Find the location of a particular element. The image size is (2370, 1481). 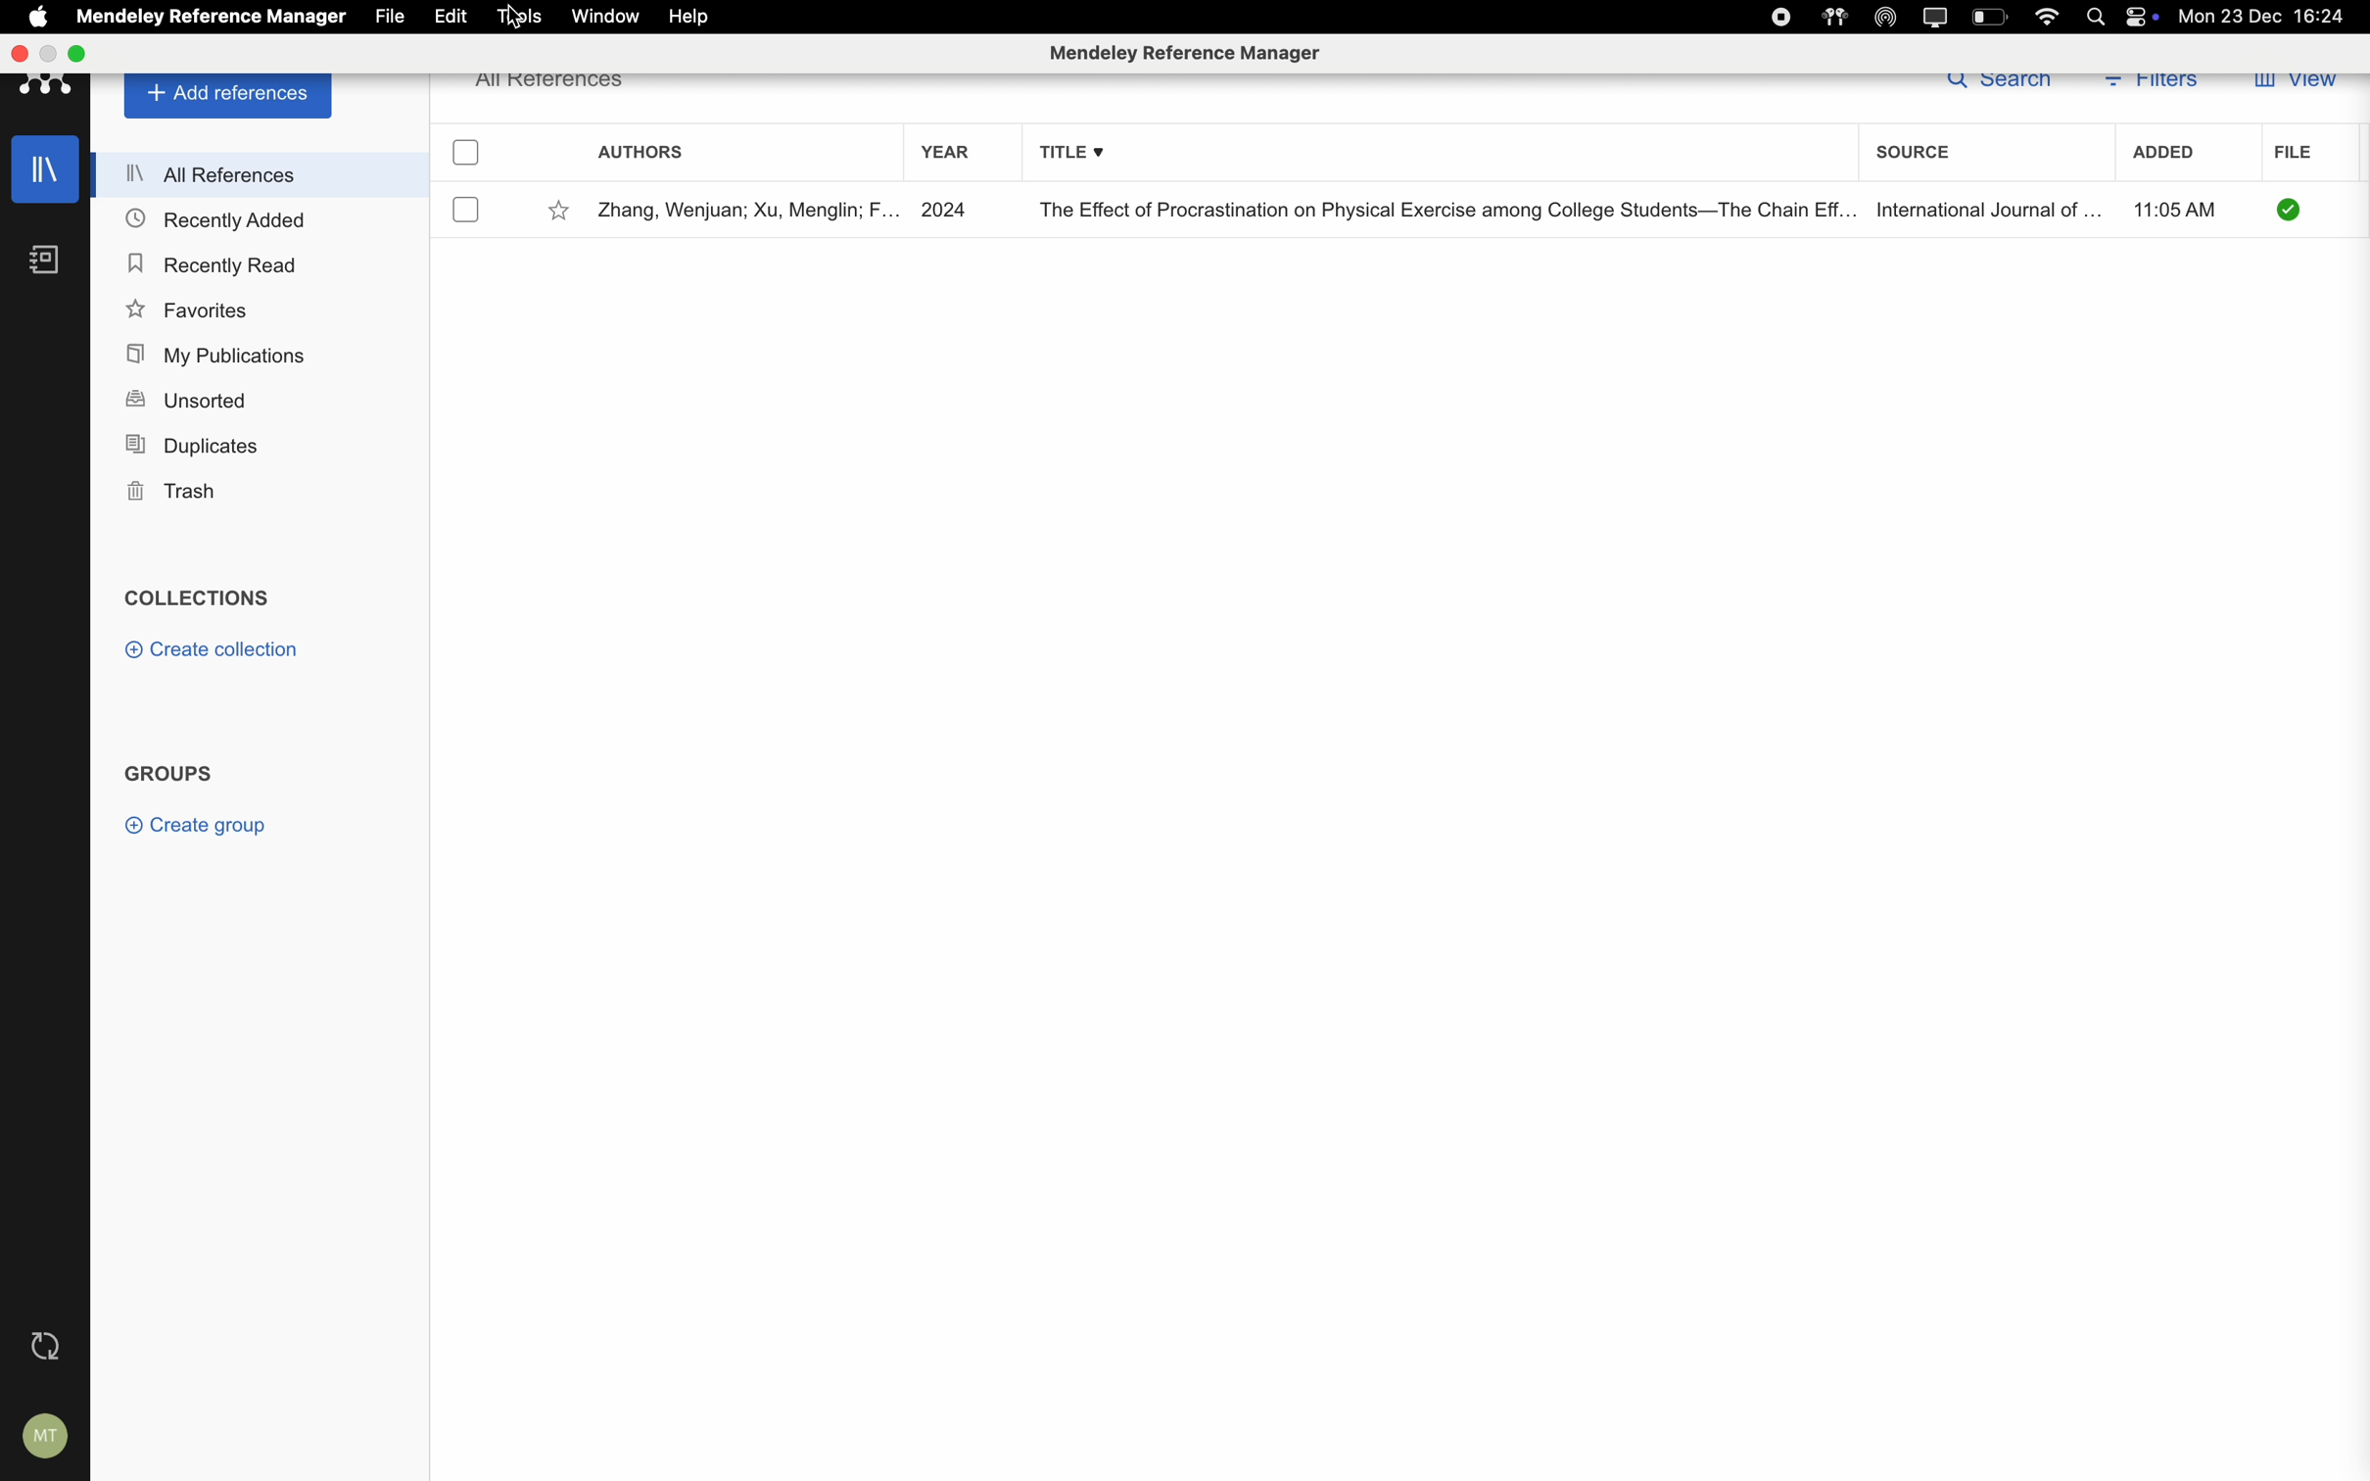

year is located at coordinates (942, 151).